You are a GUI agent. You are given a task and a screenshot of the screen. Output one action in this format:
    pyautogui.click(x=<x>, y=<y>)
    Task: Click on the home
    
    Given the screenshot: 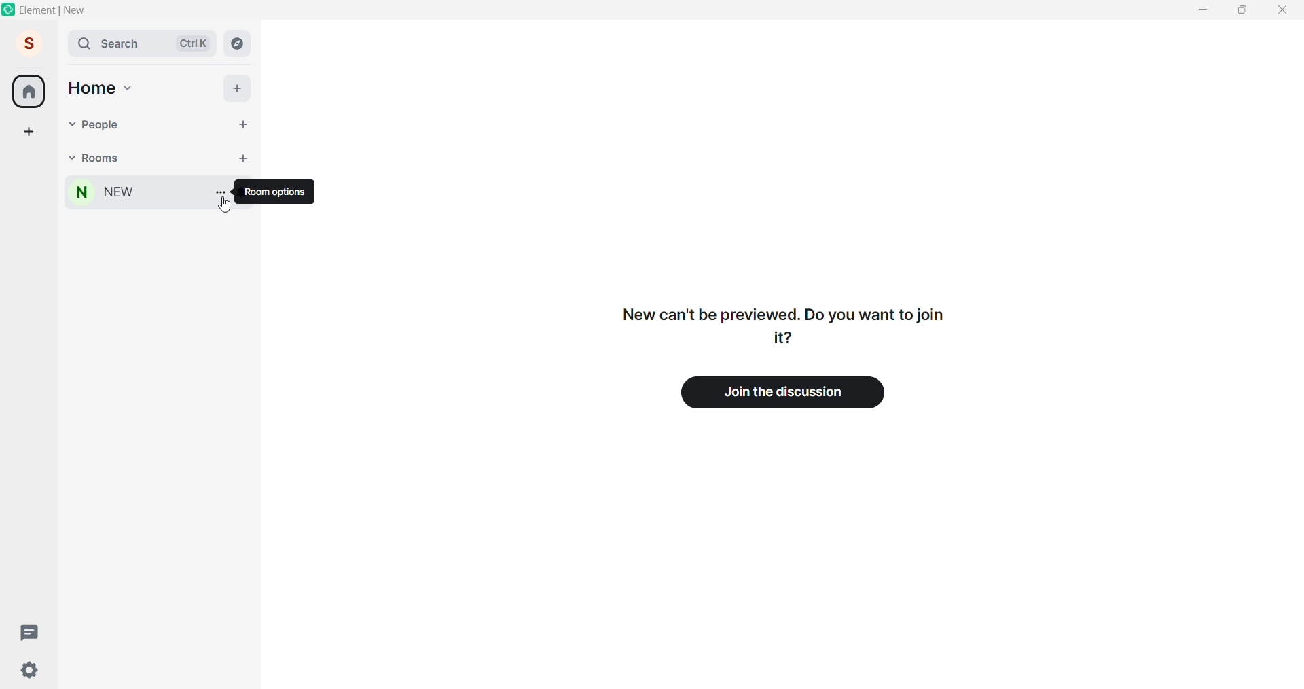 What is the action you would take?
    pyautogui.click(x=29, y=90)
    